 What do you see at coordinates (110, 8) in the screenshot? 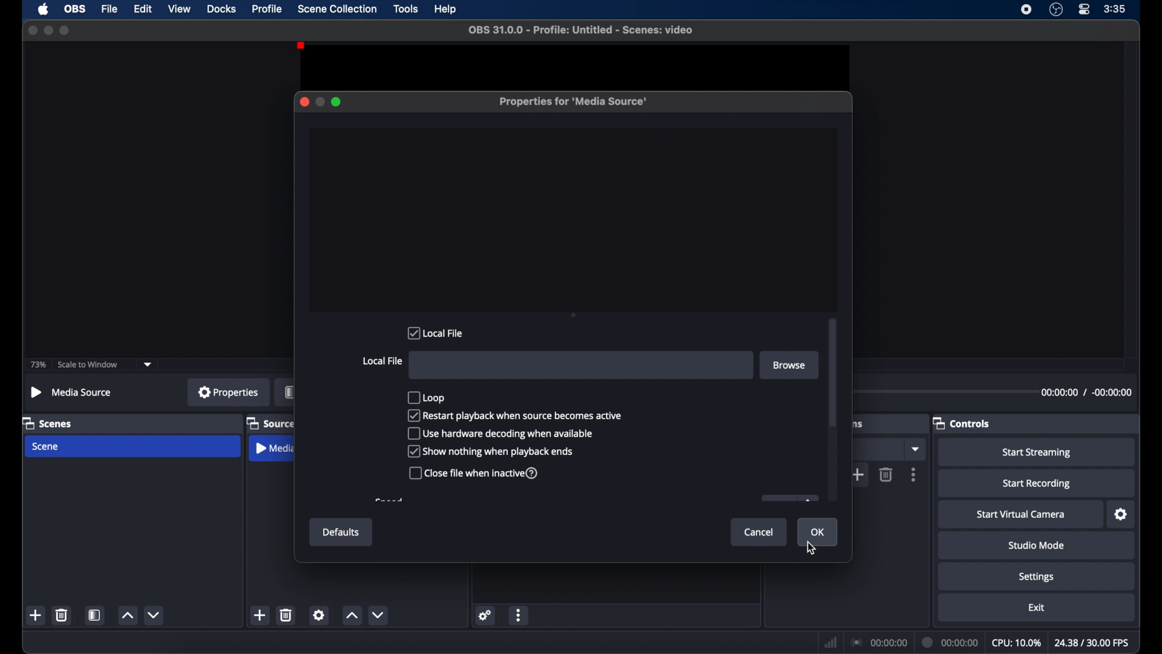
I see `file` at bounding box center [110, 8].